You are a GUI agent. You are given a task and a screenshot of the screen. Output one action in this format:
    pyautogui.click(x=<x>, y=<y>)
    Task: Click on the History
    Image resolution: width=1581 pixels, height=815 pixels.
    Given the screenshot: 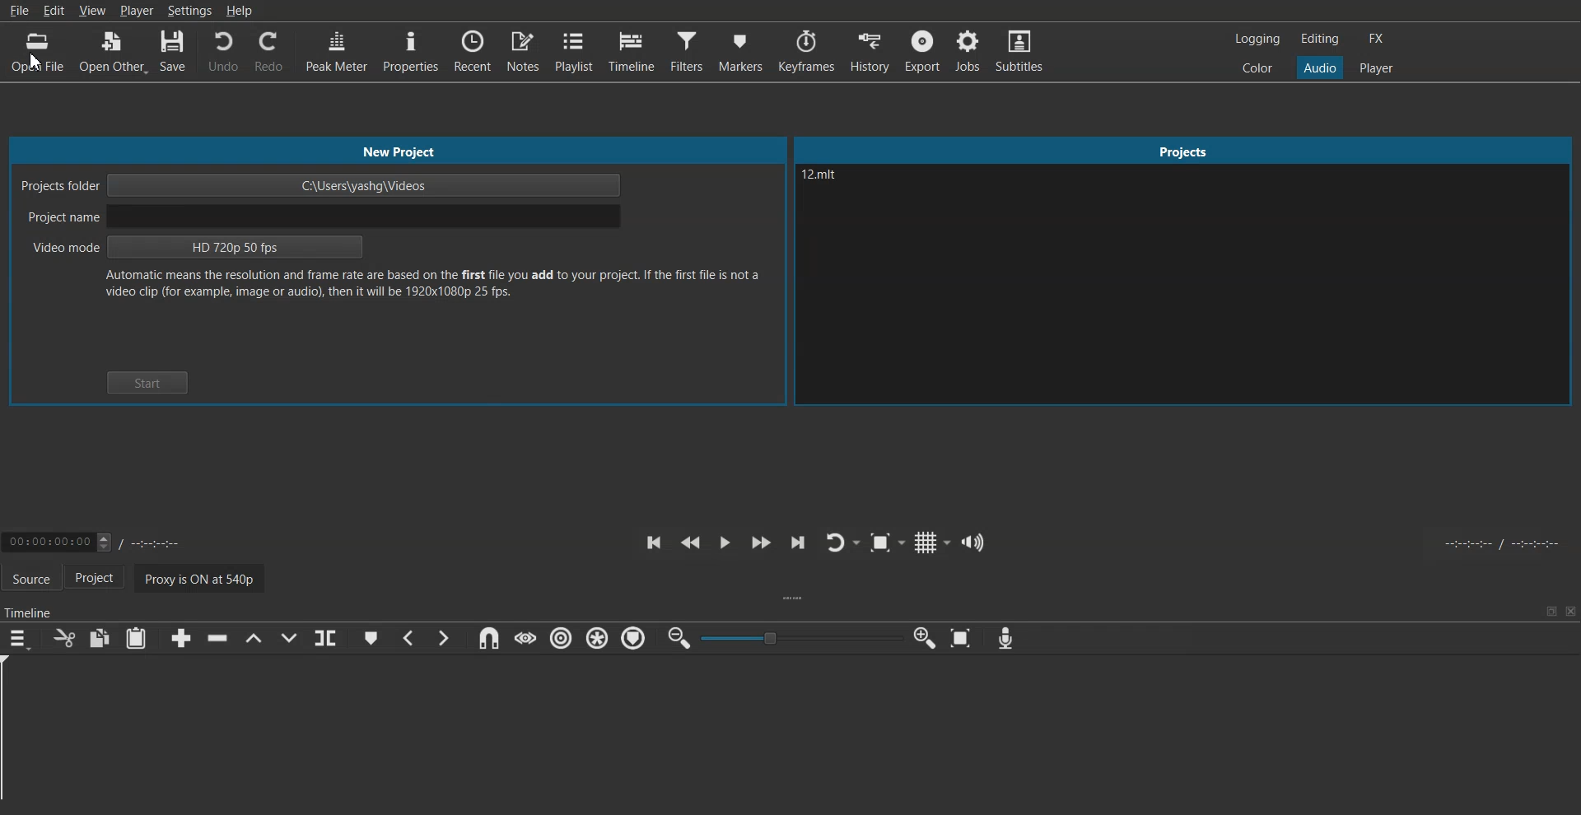 What is the action you would take?
    pyautogui.click(x=869, y=49)
    